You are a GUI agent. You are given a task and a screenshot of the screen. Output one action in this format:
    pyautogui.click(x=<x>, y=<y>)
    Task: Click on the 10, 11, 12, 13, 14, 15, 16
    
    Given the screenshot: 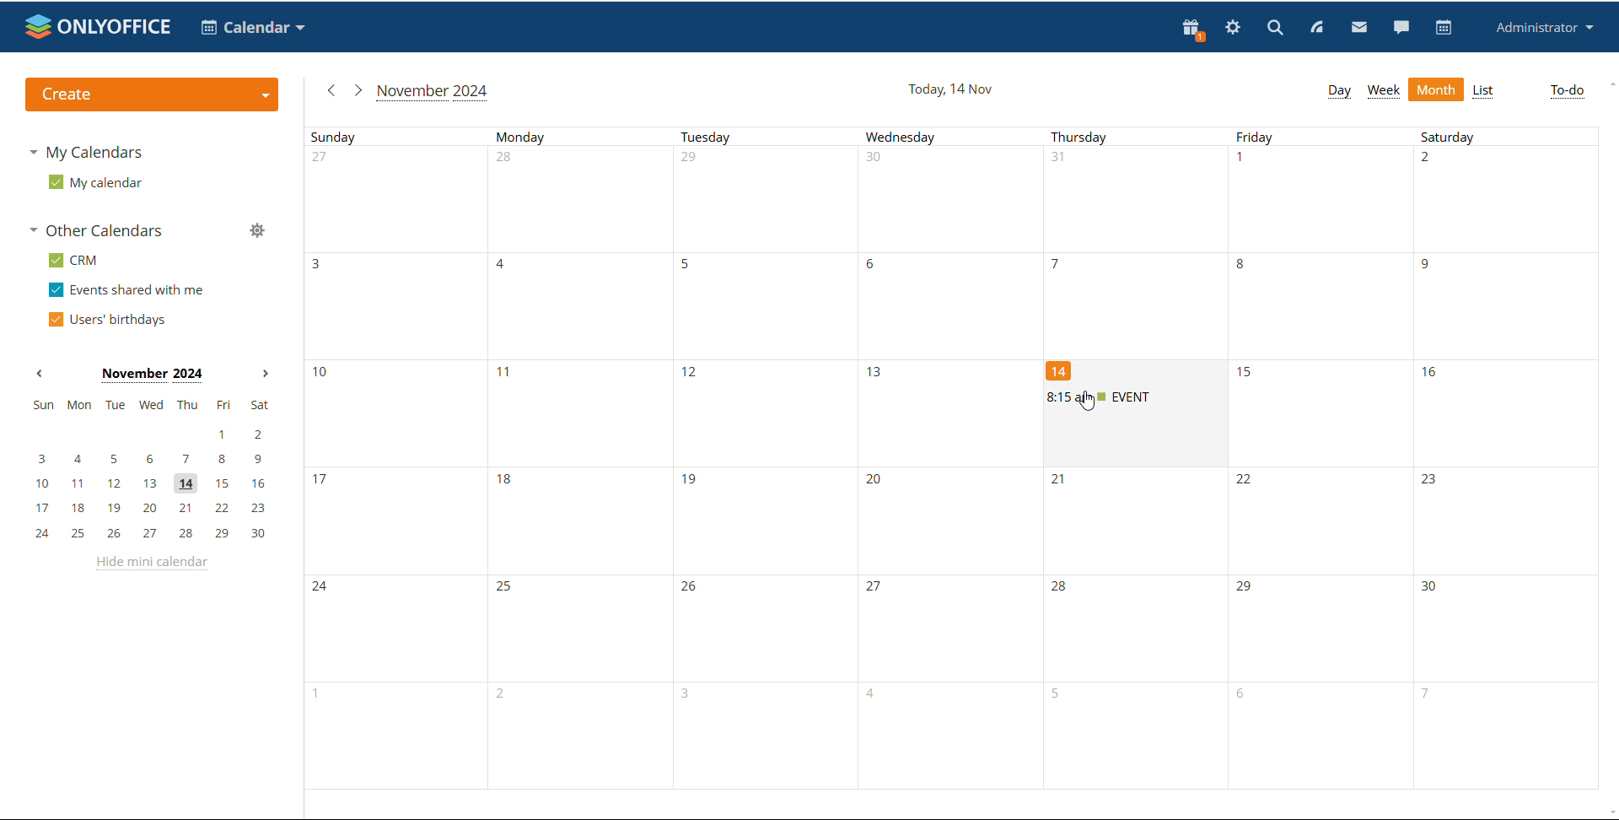 What is the action you would take?
    pyautogui.click(x=150, y=484)
    